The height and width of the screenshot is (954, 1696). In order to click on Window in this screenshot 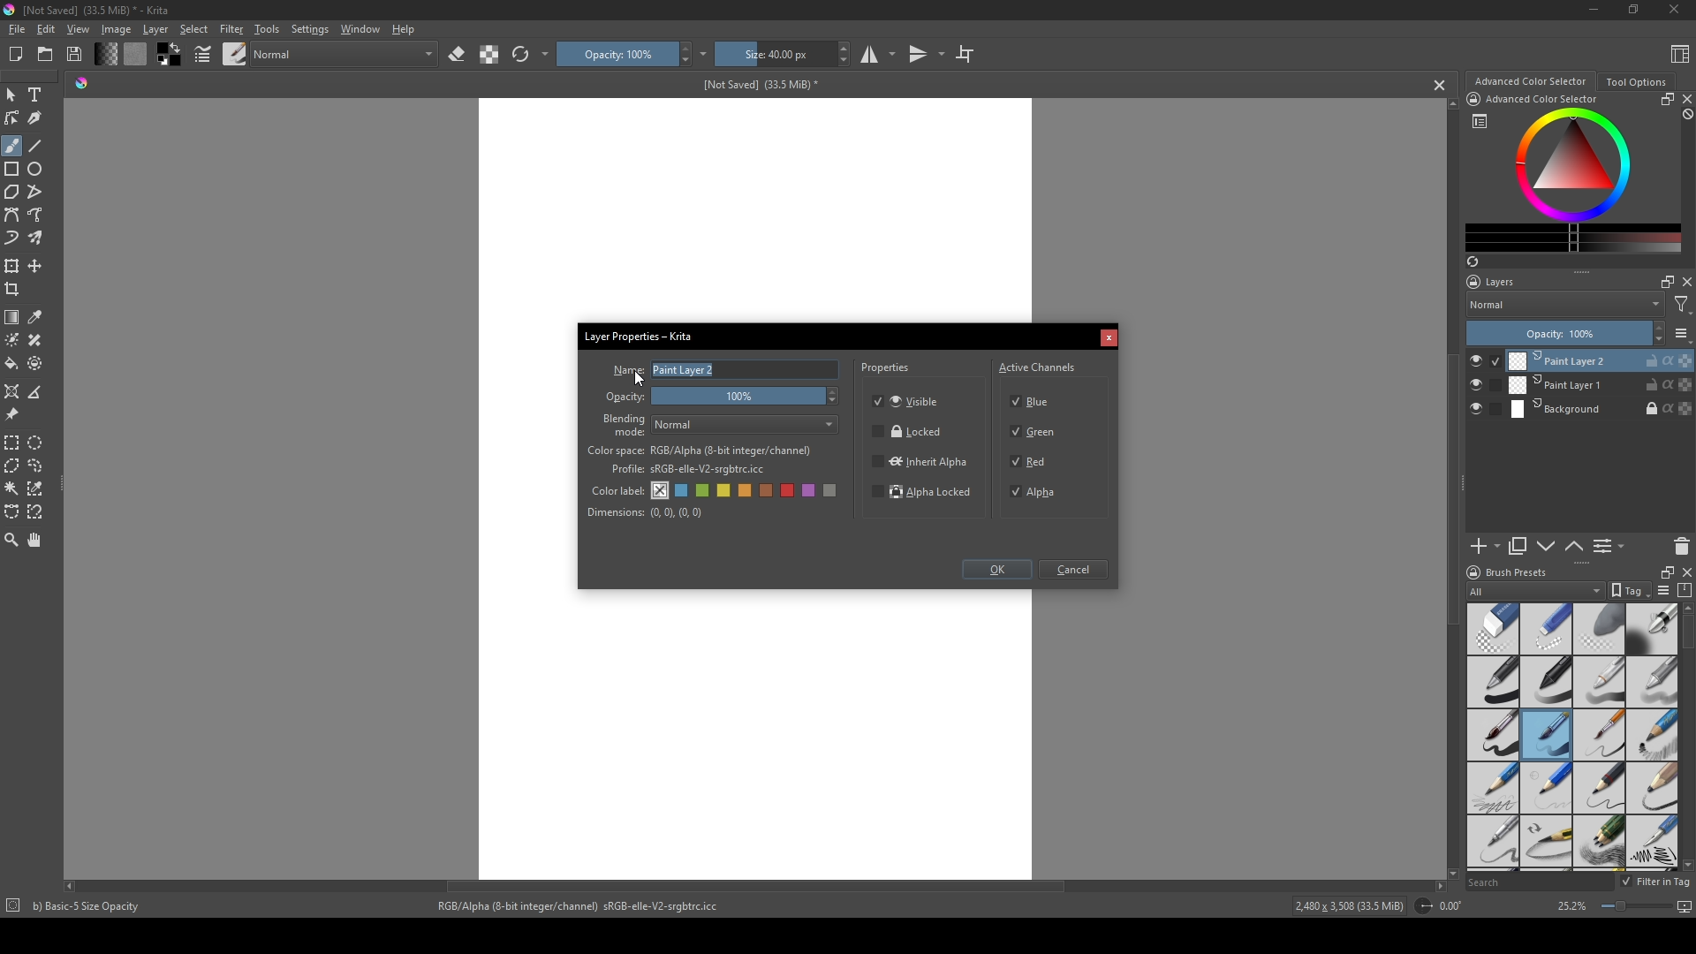, I will do `click(358, 28)`.